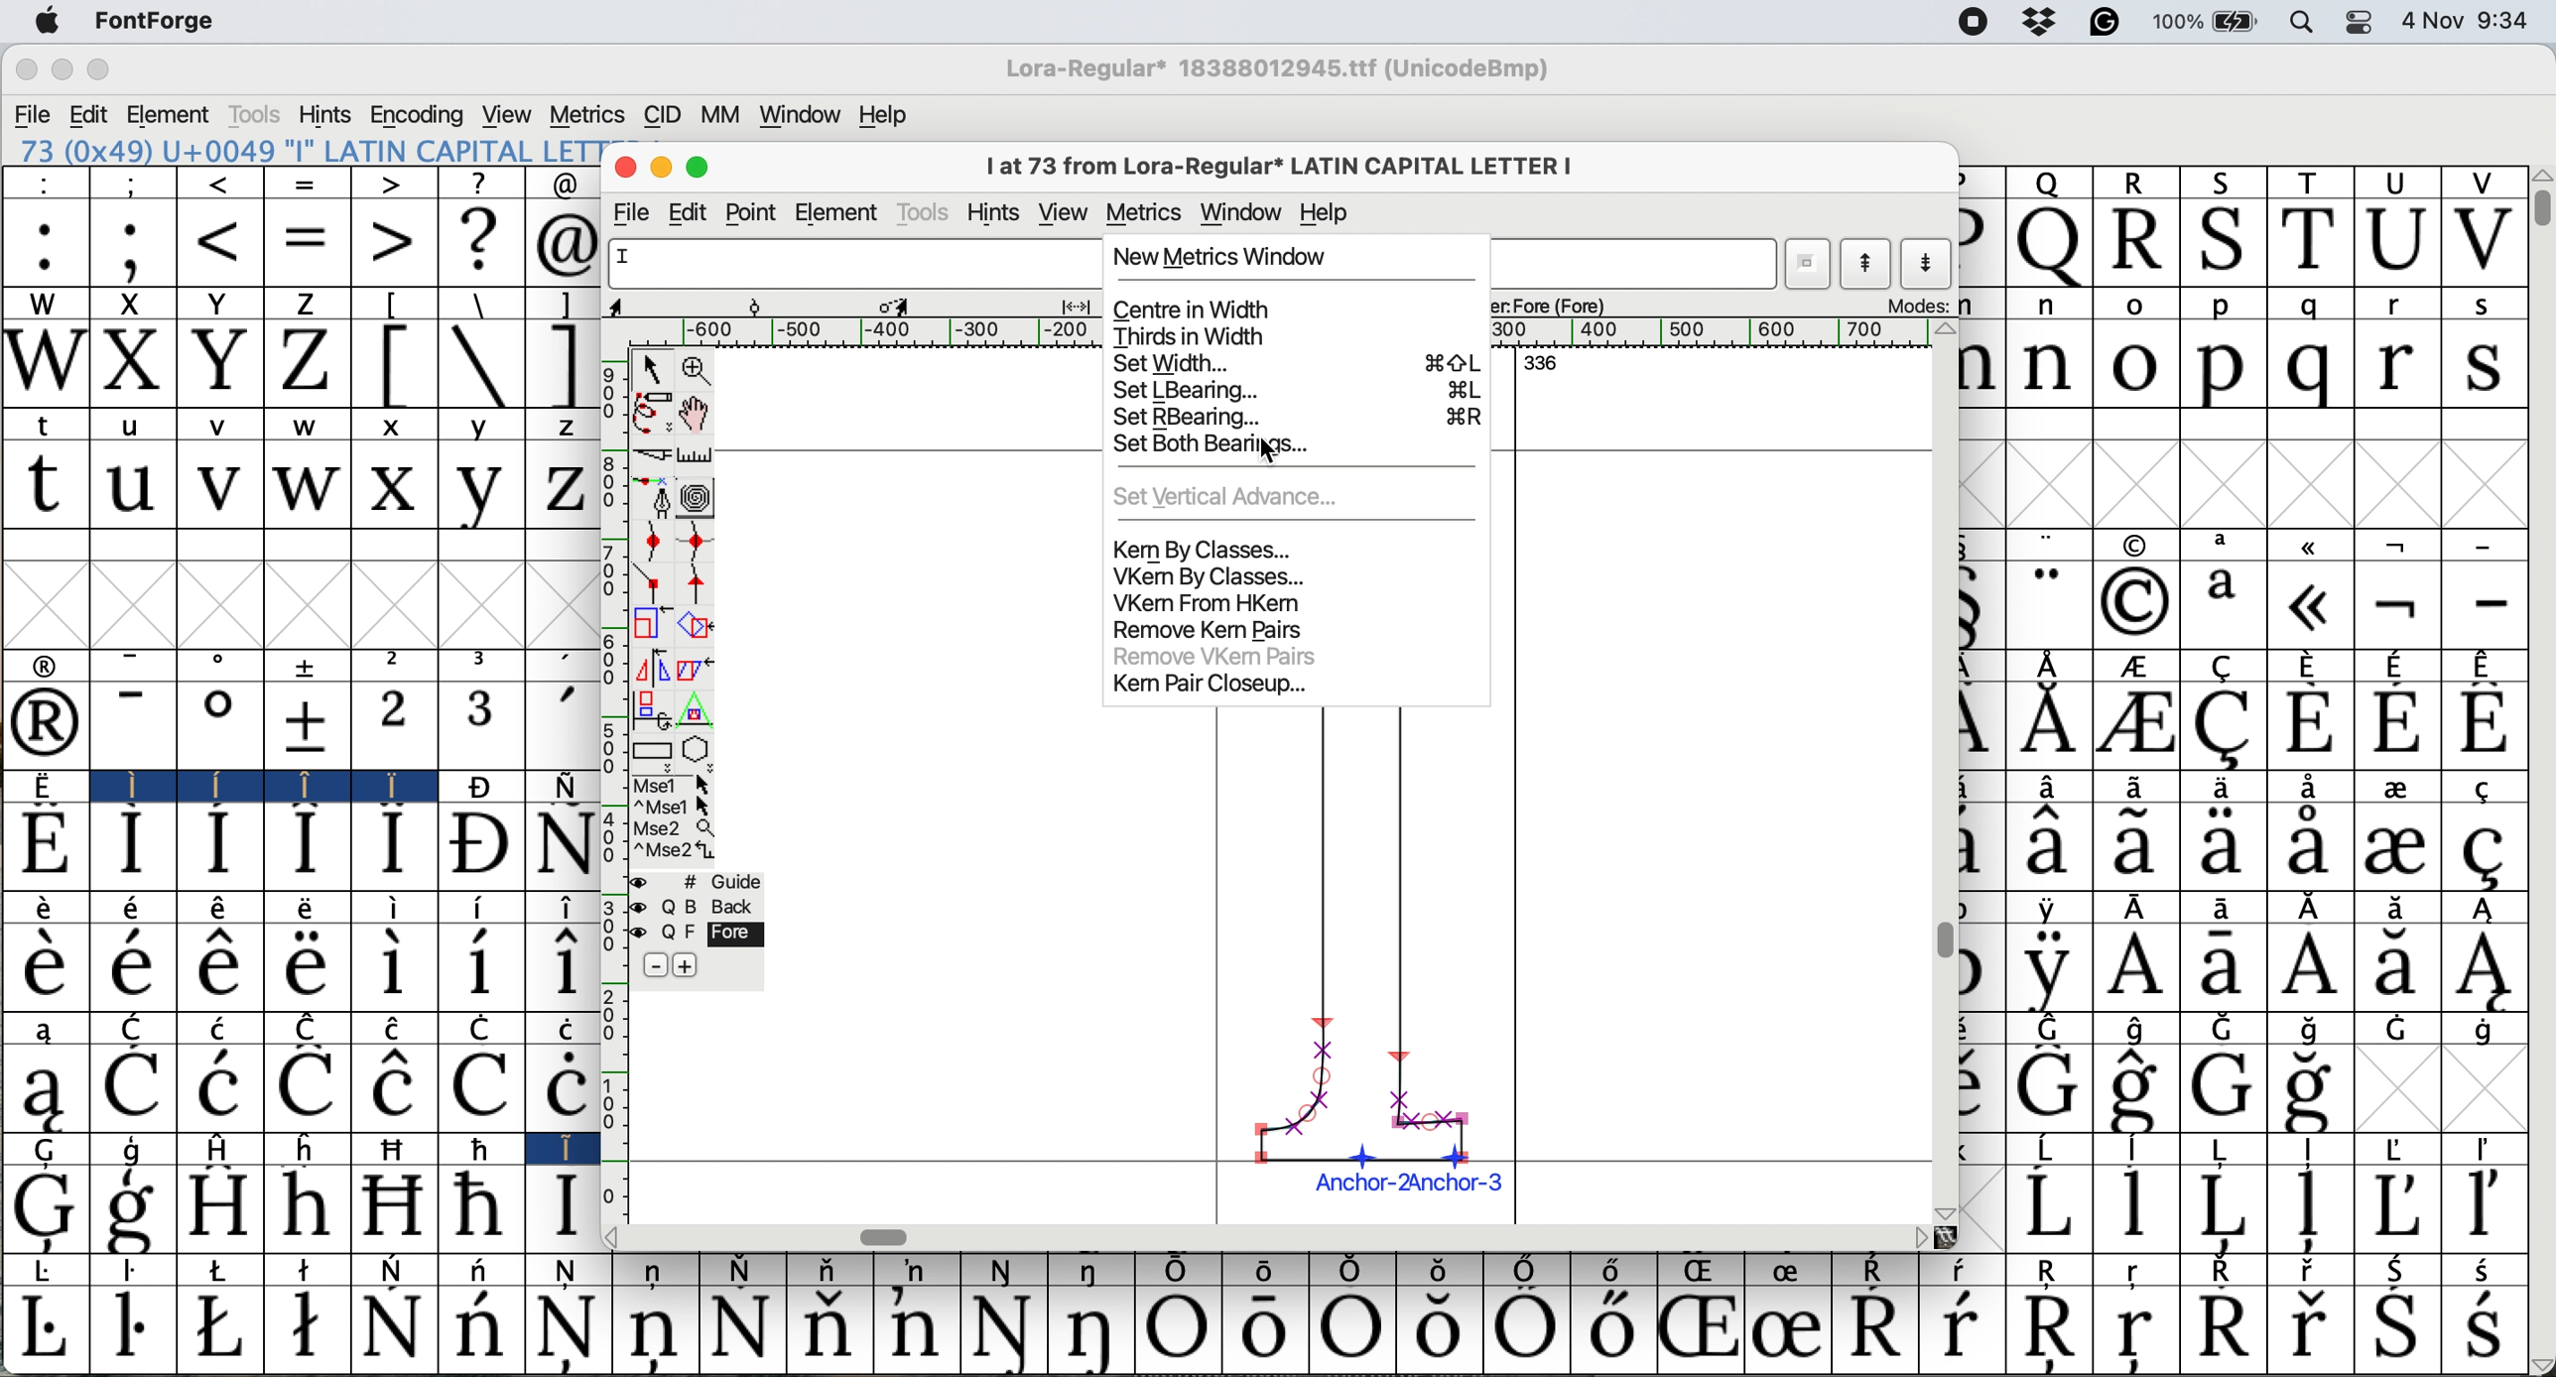  What do you see at coordinates (697, 413) in the screenshot?
I see `scroll by hand` at bounding box center [697, 413].